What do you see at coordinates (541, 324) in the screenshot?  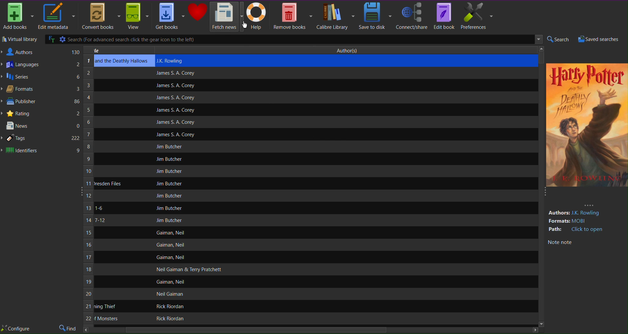 I see `Down` at bounding box center [541, 324].